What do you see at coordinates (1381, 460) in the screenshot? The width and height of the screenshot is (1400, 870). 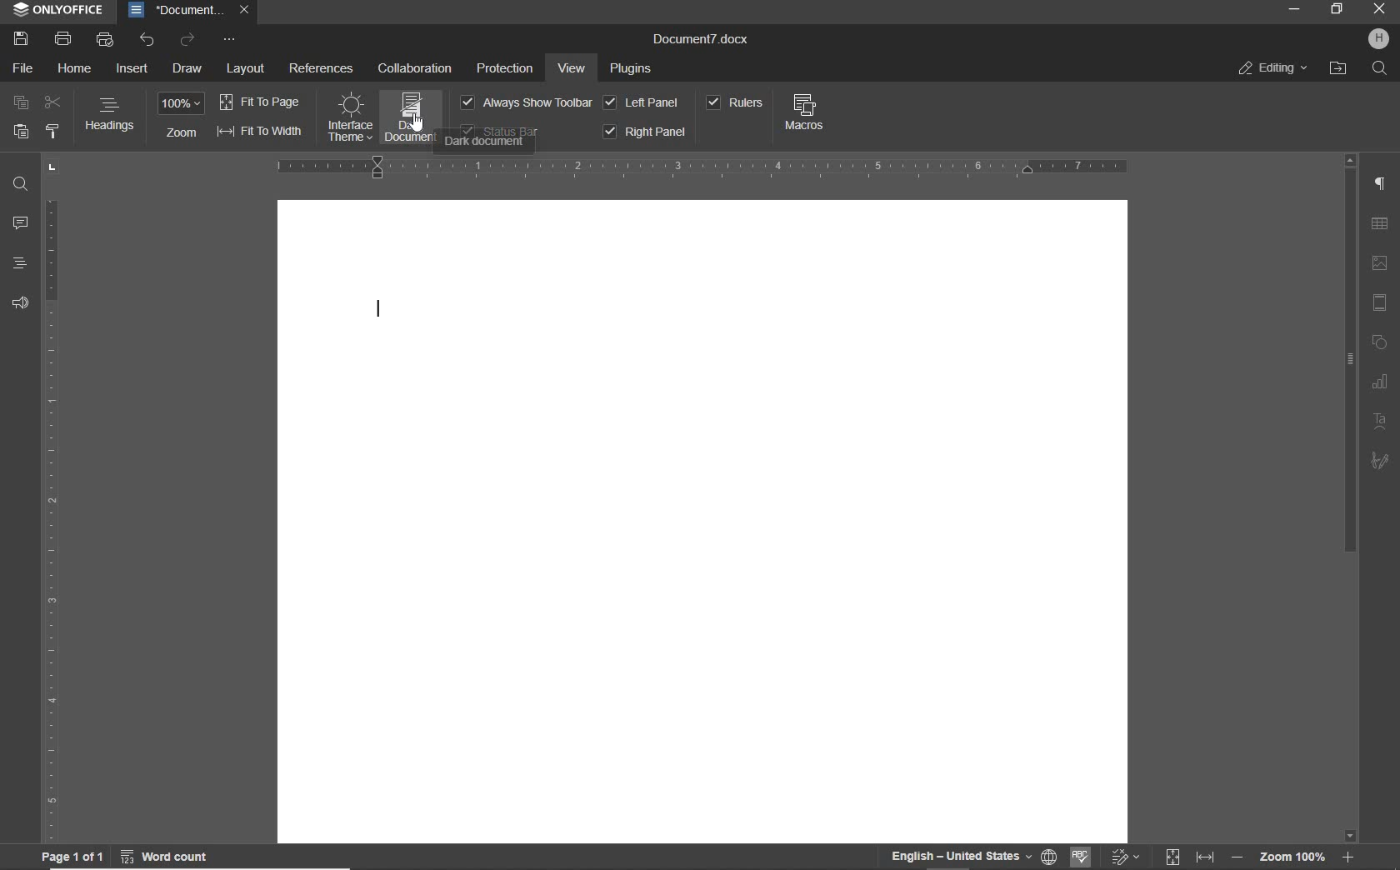 I see `SIGNATURE` at bounding box center [1381, 460].